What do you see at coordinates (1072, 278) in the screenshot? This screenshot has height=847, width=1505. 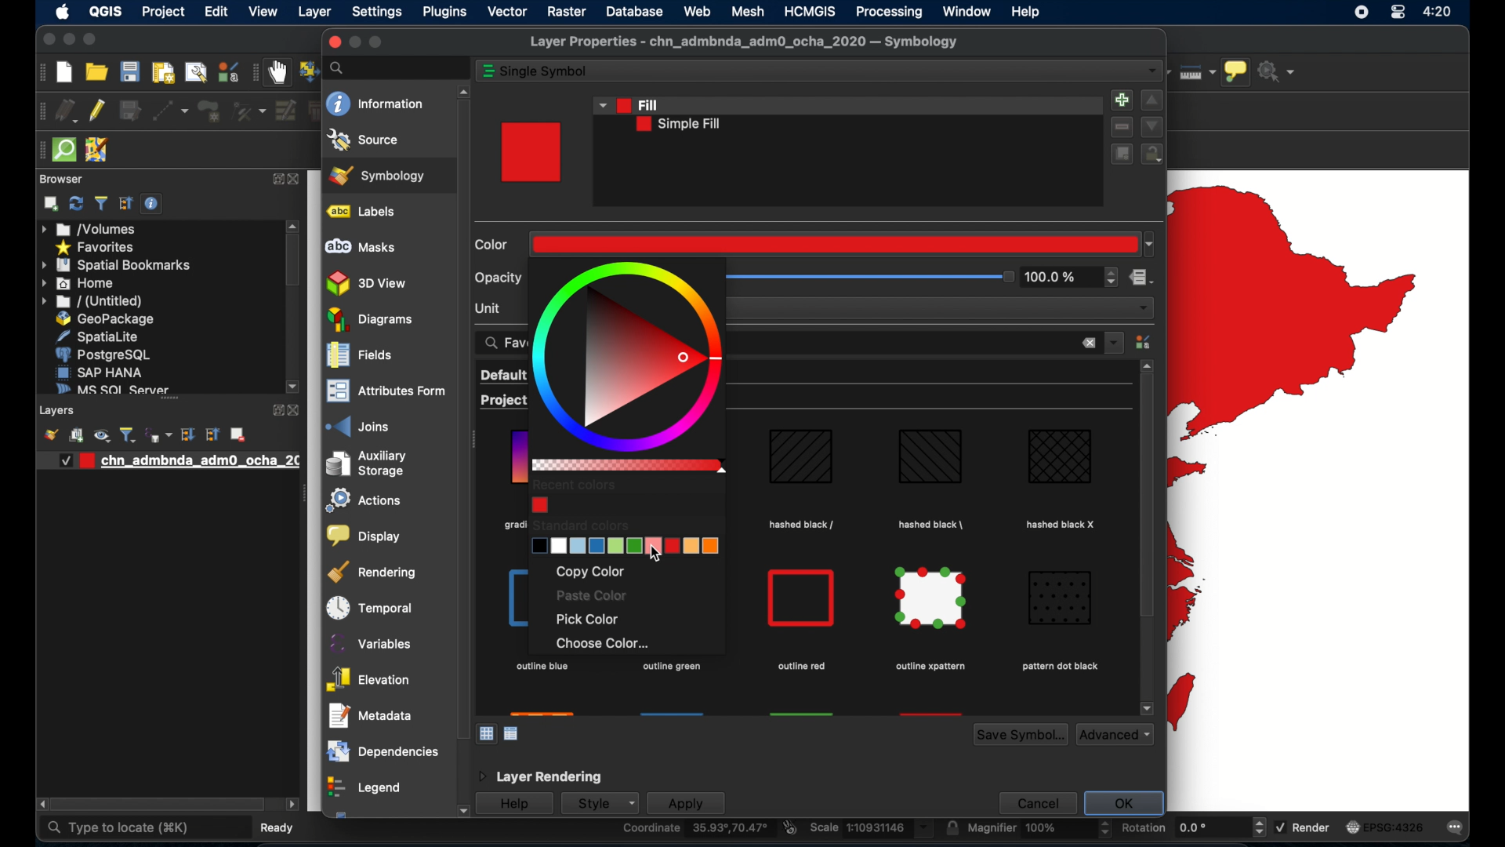 I see `opacity stepper buttons` at bounding box center [1072, 278].